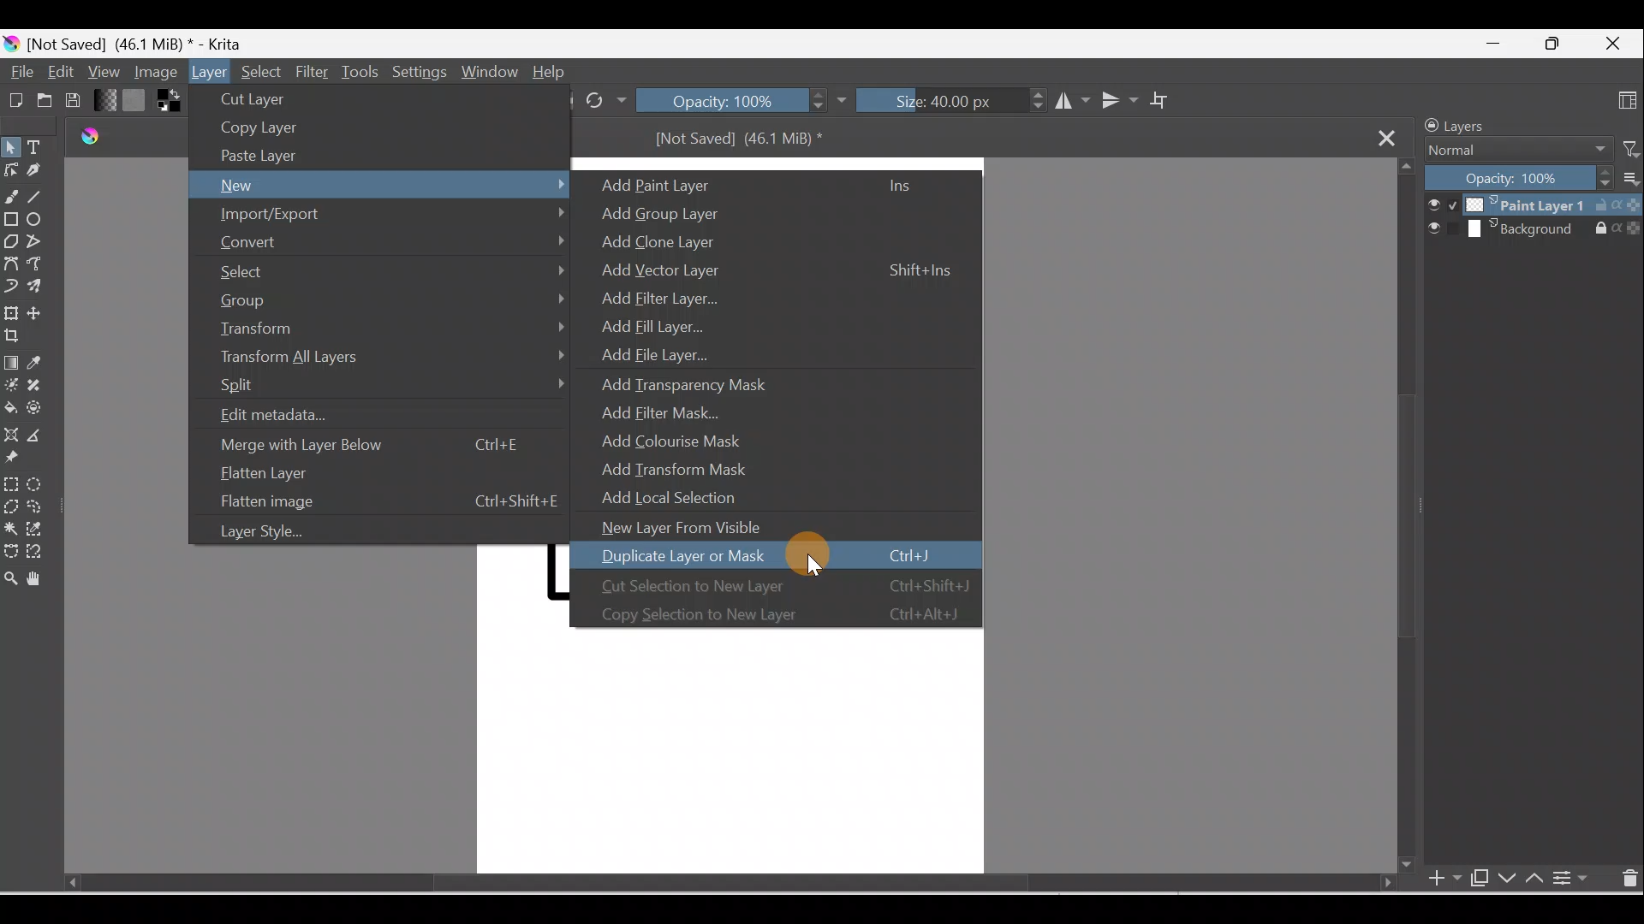 The height and width of the screenshot is (924, 1644). Describe the element at coordinates (648, 324) in the screenshot. I see `Add fill layer` at that location.